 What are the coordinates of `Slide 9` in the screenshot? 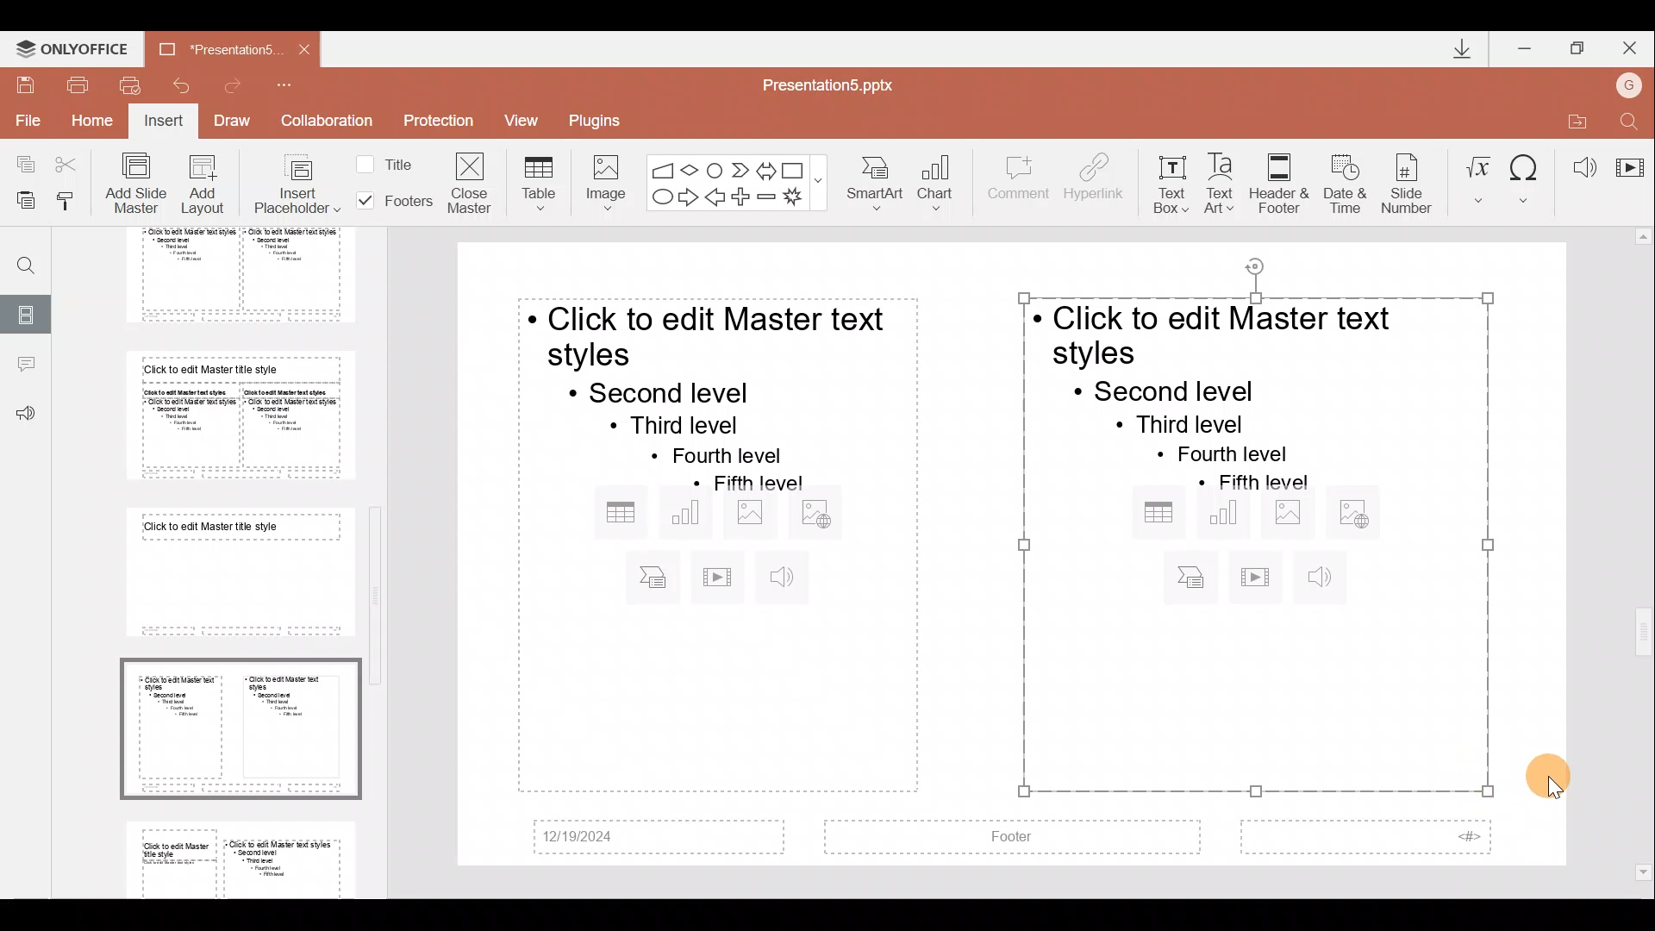 It's located at (244, 856).